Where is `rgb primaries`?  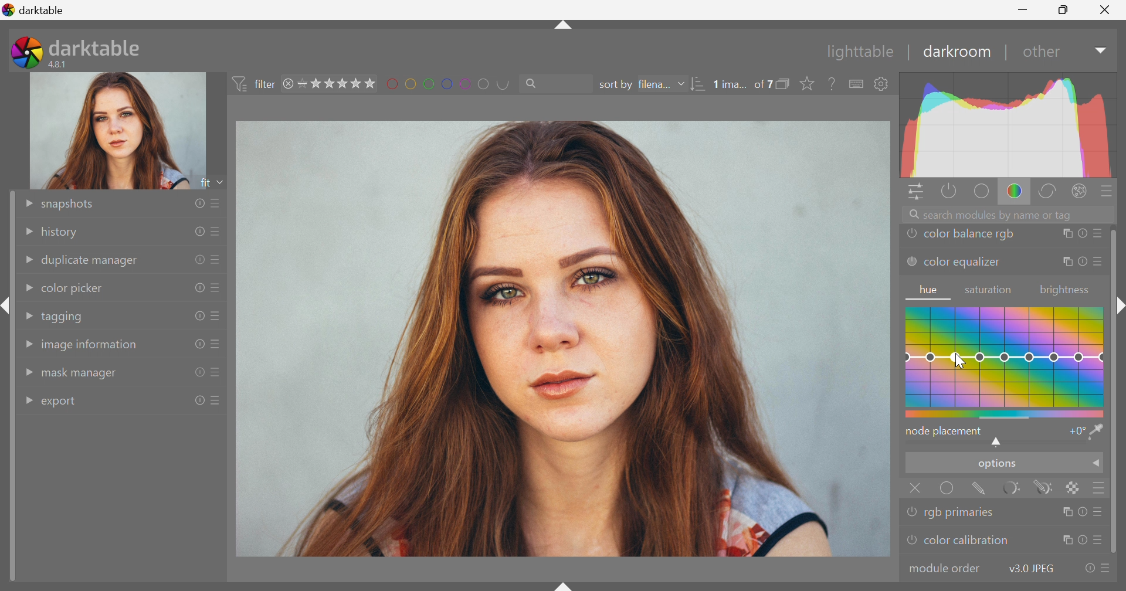 rgb primaries is located at coordinates (964, 513).